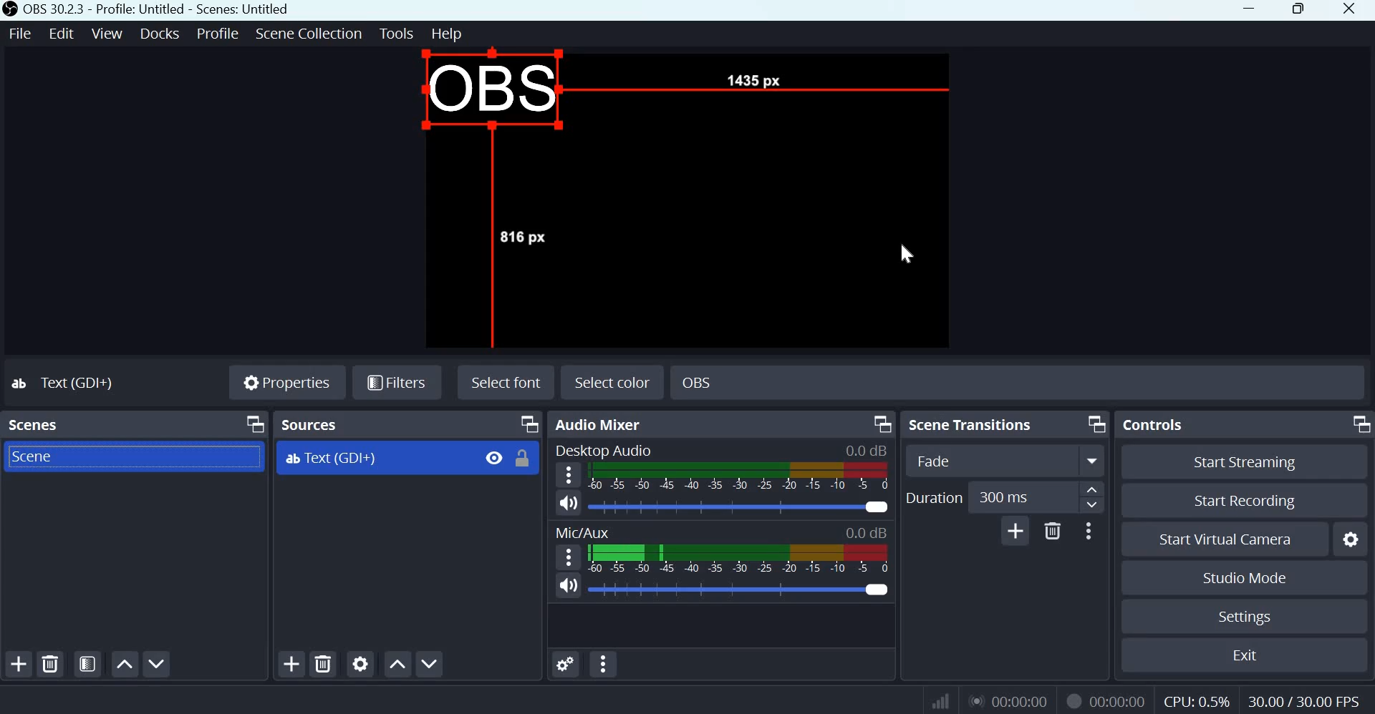 The height and width of the screenshot is (714, 1375). What do you see at coordinates (740, 590) in the screenshot?
I see `0.0 dB` at bounding box center [740, 590].